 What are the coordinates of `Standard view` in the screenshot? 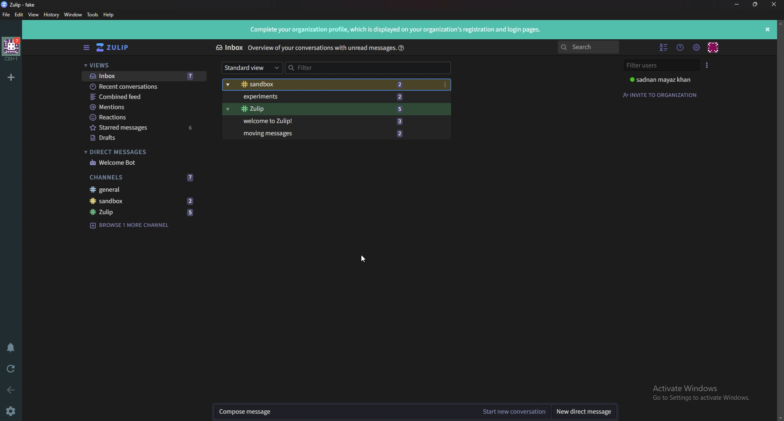 It's located at (255, 68).